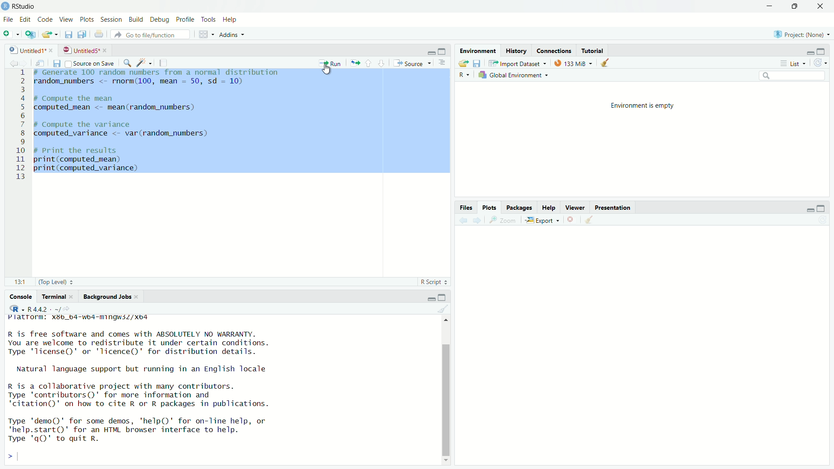 This screenshot has height=469, width=834. Describe the element at coordinates (463, 63) in the screenshot. I see `load workspace` at that location.